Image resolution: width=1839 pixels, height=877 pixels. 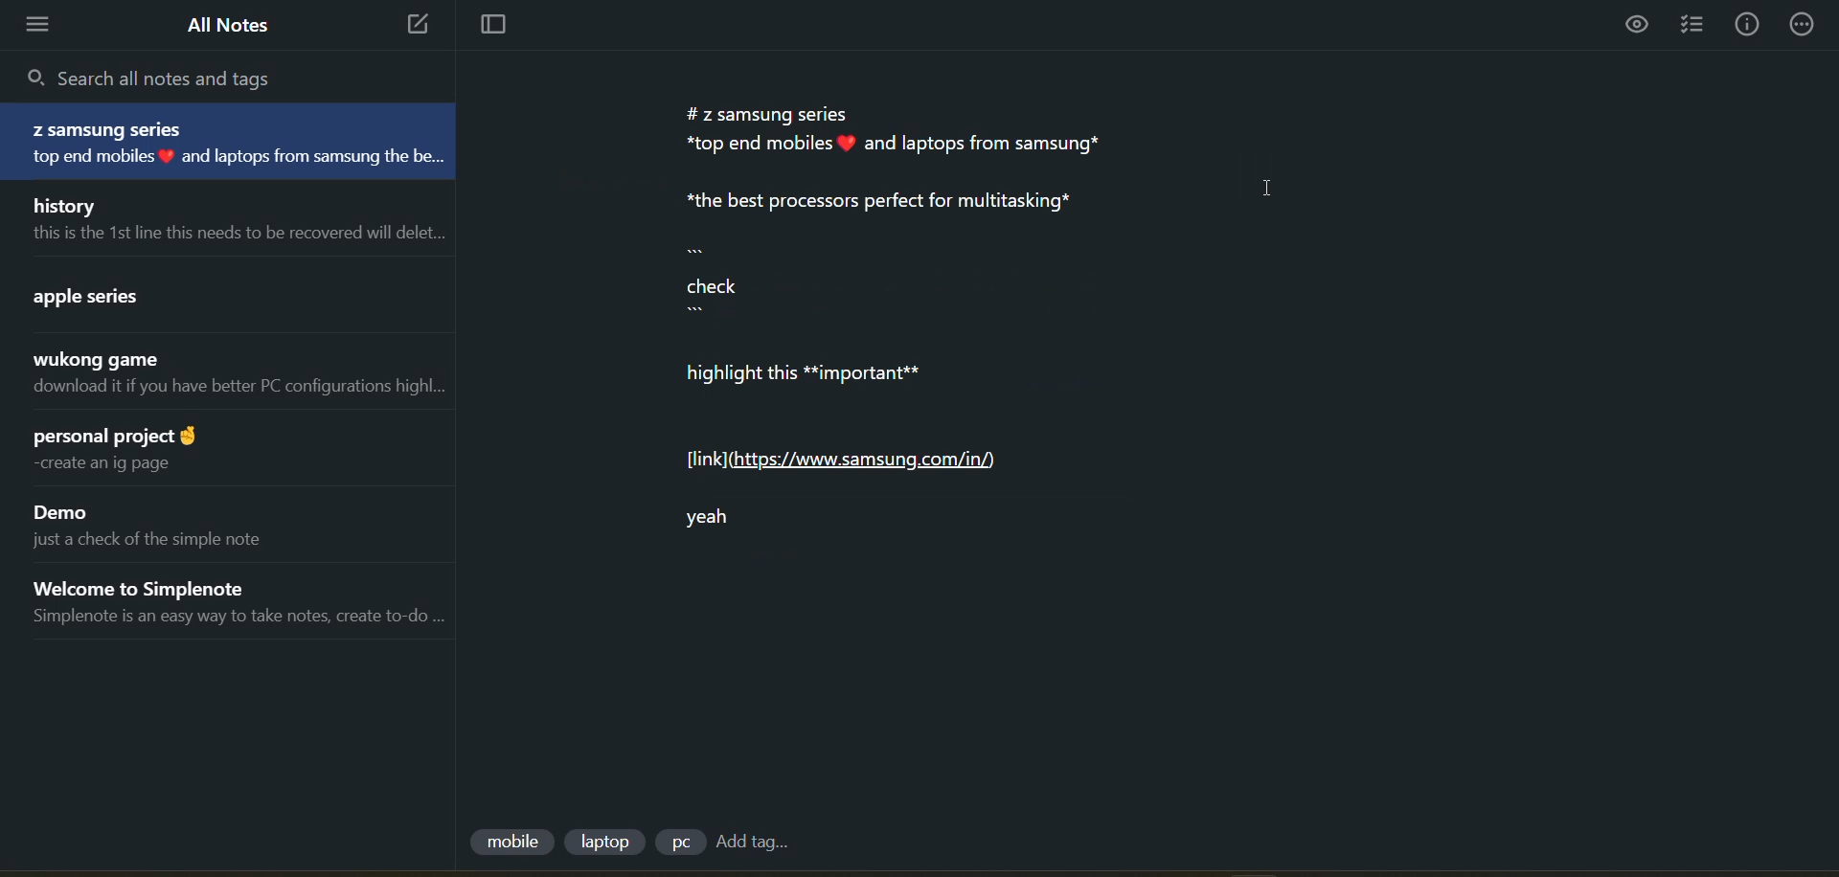 I want to click on note title and preview, so click(x=230, y=448).